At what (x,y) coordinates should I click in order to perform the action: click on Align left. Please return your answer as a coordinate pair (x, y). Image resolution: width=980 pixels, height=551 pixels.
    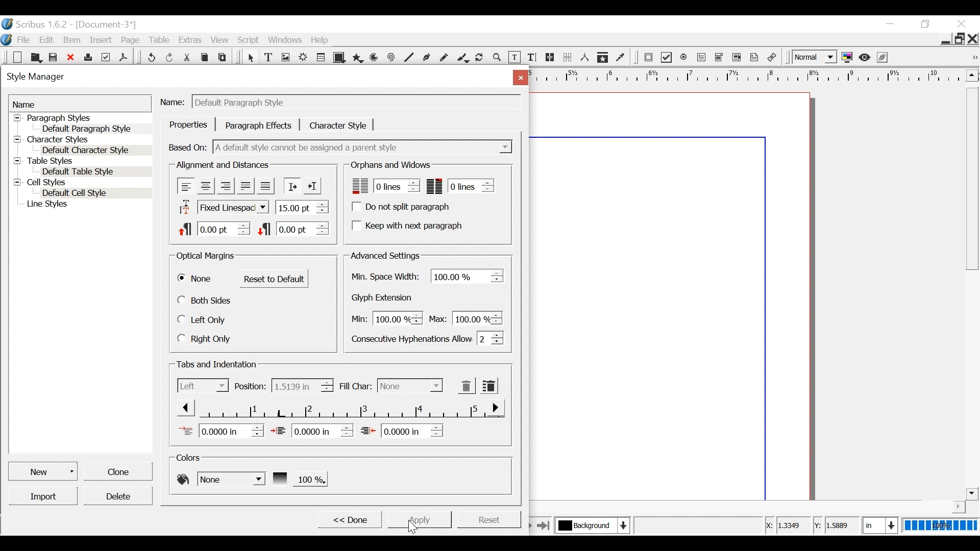
    Looking at the image, I should click on (186, 186).